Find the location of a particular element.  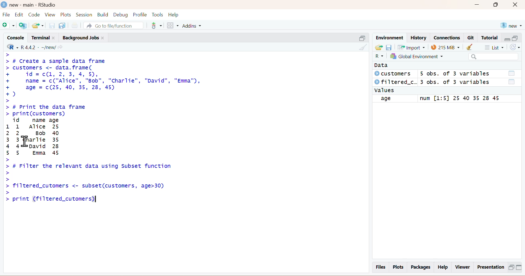

Clear Objects from workspaces is located at coordinates (474, 47).